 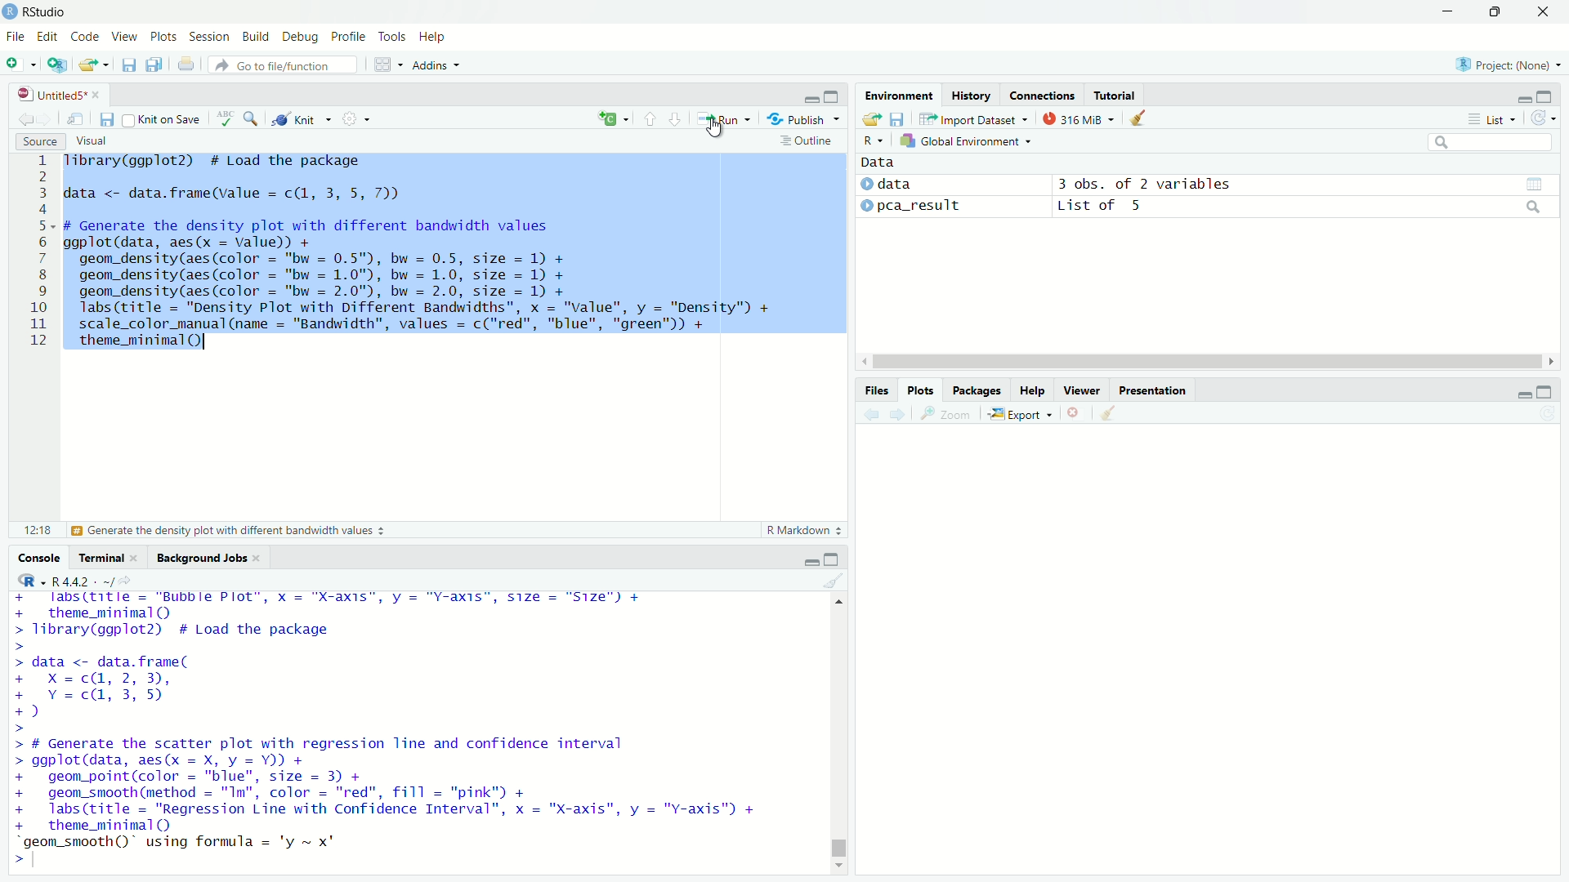 What do you see at coordinates (1152, 390) in the screenshot?
I see `Presentation` at bounding box center [1152, 390].